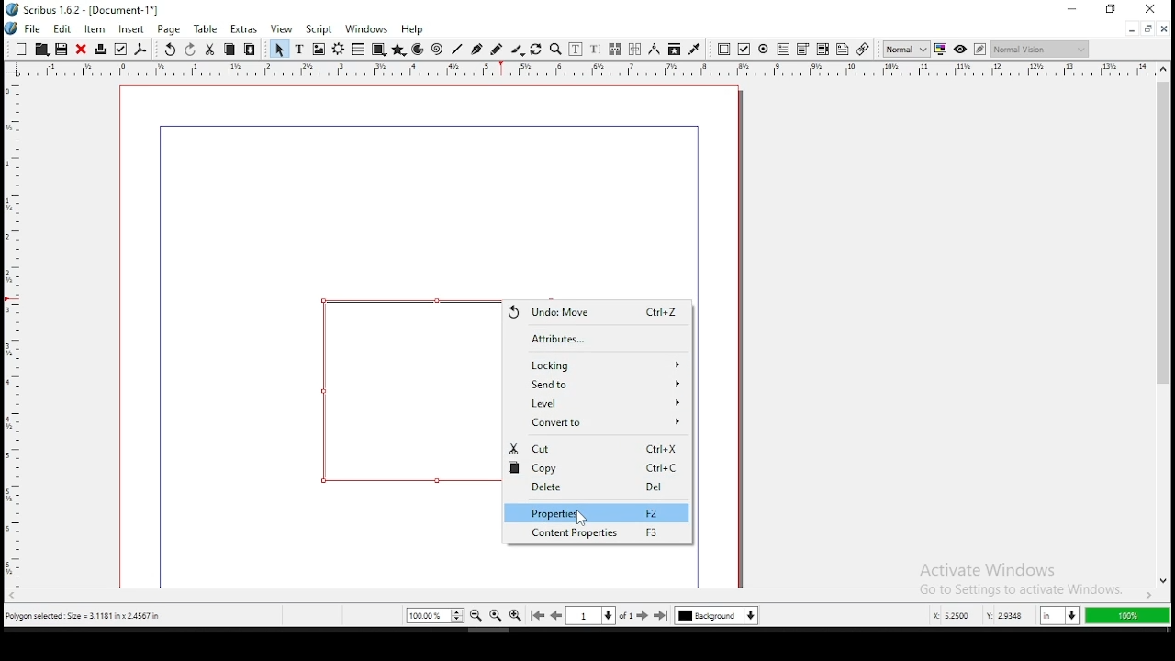 The image size is (1175, 661). I want to click on redo, so click(190, 50).